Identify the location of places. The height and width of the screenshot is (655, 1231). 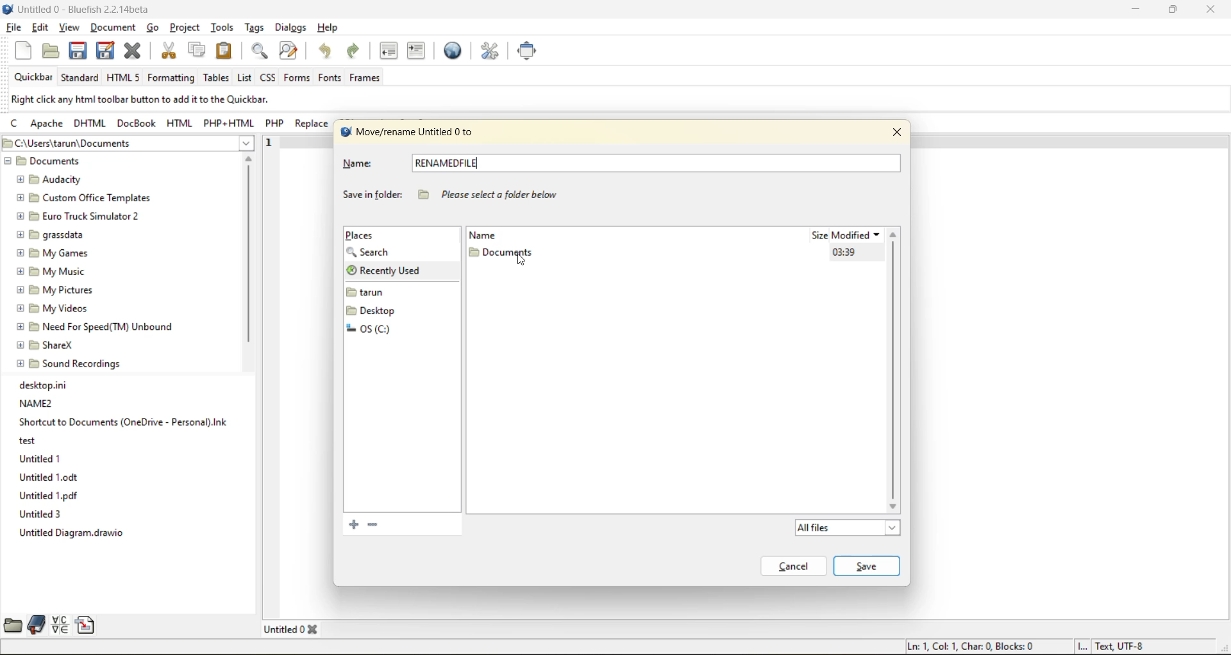
(367, 235).